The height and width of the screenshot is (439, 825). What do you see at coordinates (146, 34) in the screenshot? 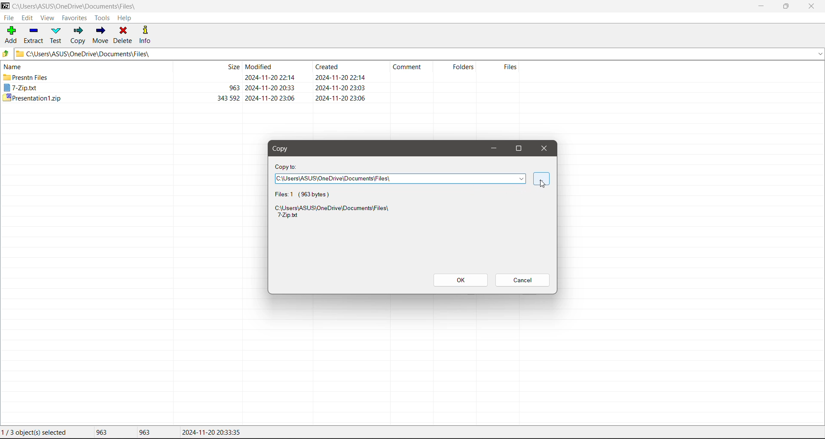
I see `Info` at bounding box center [146, 34].